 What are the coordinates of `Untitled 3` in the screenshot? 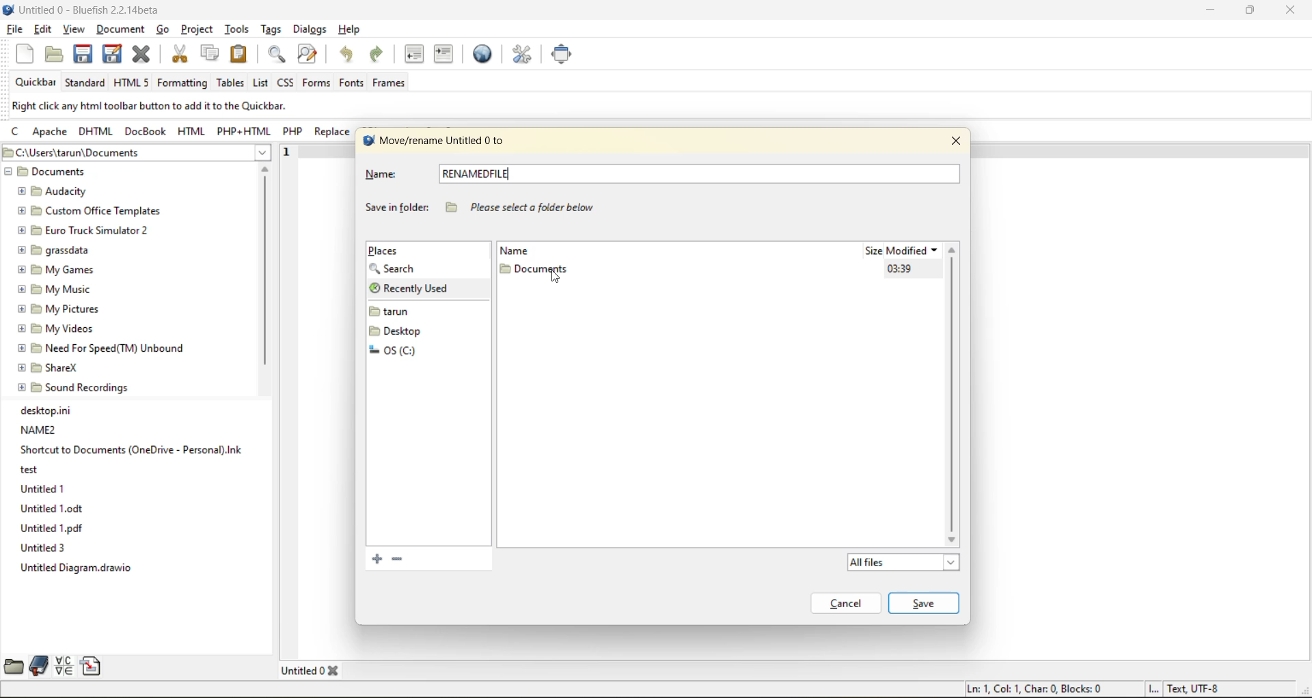 It's located at (41, 548).